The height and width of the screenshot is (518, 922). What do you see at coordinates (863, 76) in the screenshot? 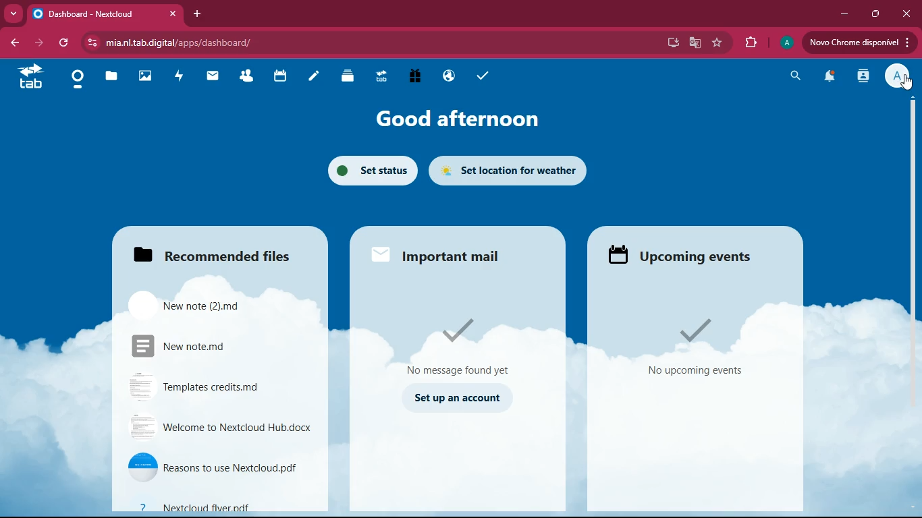
I see `activity` at bounding box center [863, 76].